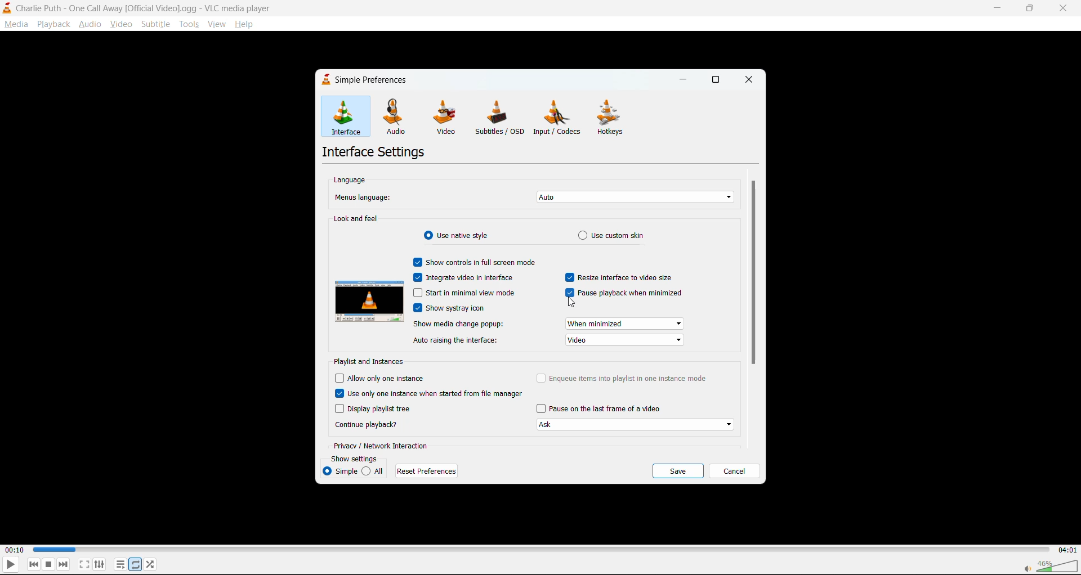  Describe the element at coordinates (50, 565) in the screenshot. I see `stop` at that location.